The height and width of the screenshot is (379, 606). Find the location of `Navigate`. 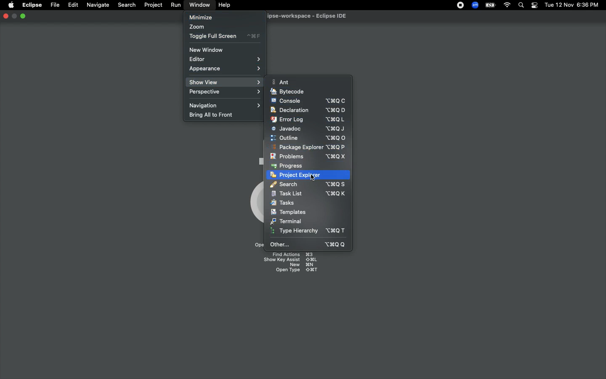

Navigate is located at coordinates (98, 5).